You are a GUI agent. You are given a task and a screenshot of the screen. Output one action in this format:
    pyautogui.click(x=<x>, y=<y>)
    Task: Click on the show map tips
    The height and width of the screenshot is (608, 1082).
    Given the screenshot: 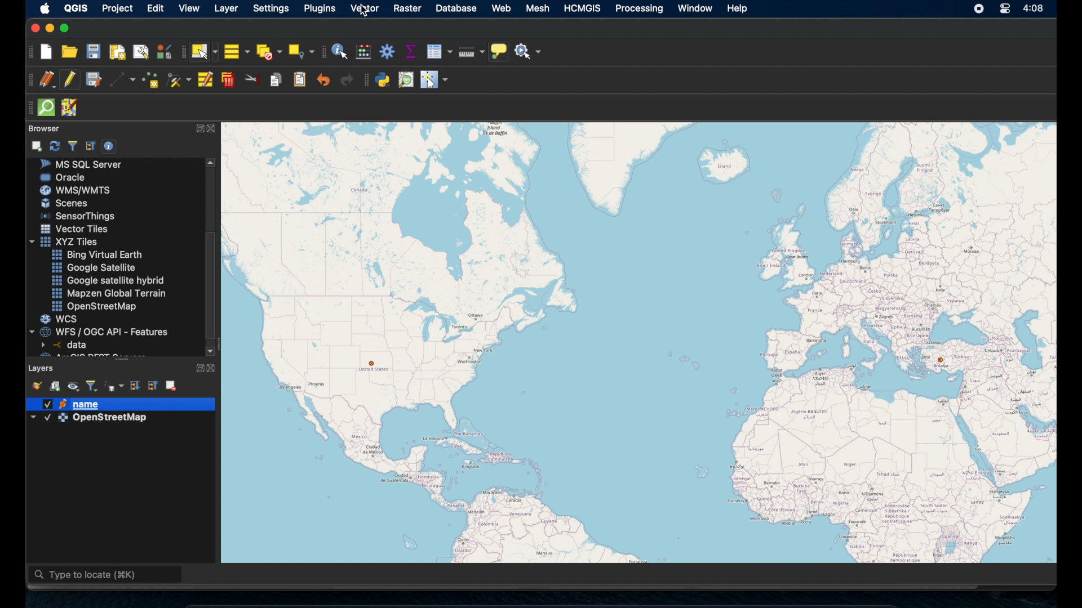 What is the action you would take?
    pyautogui.click(x=500, y=51)
    